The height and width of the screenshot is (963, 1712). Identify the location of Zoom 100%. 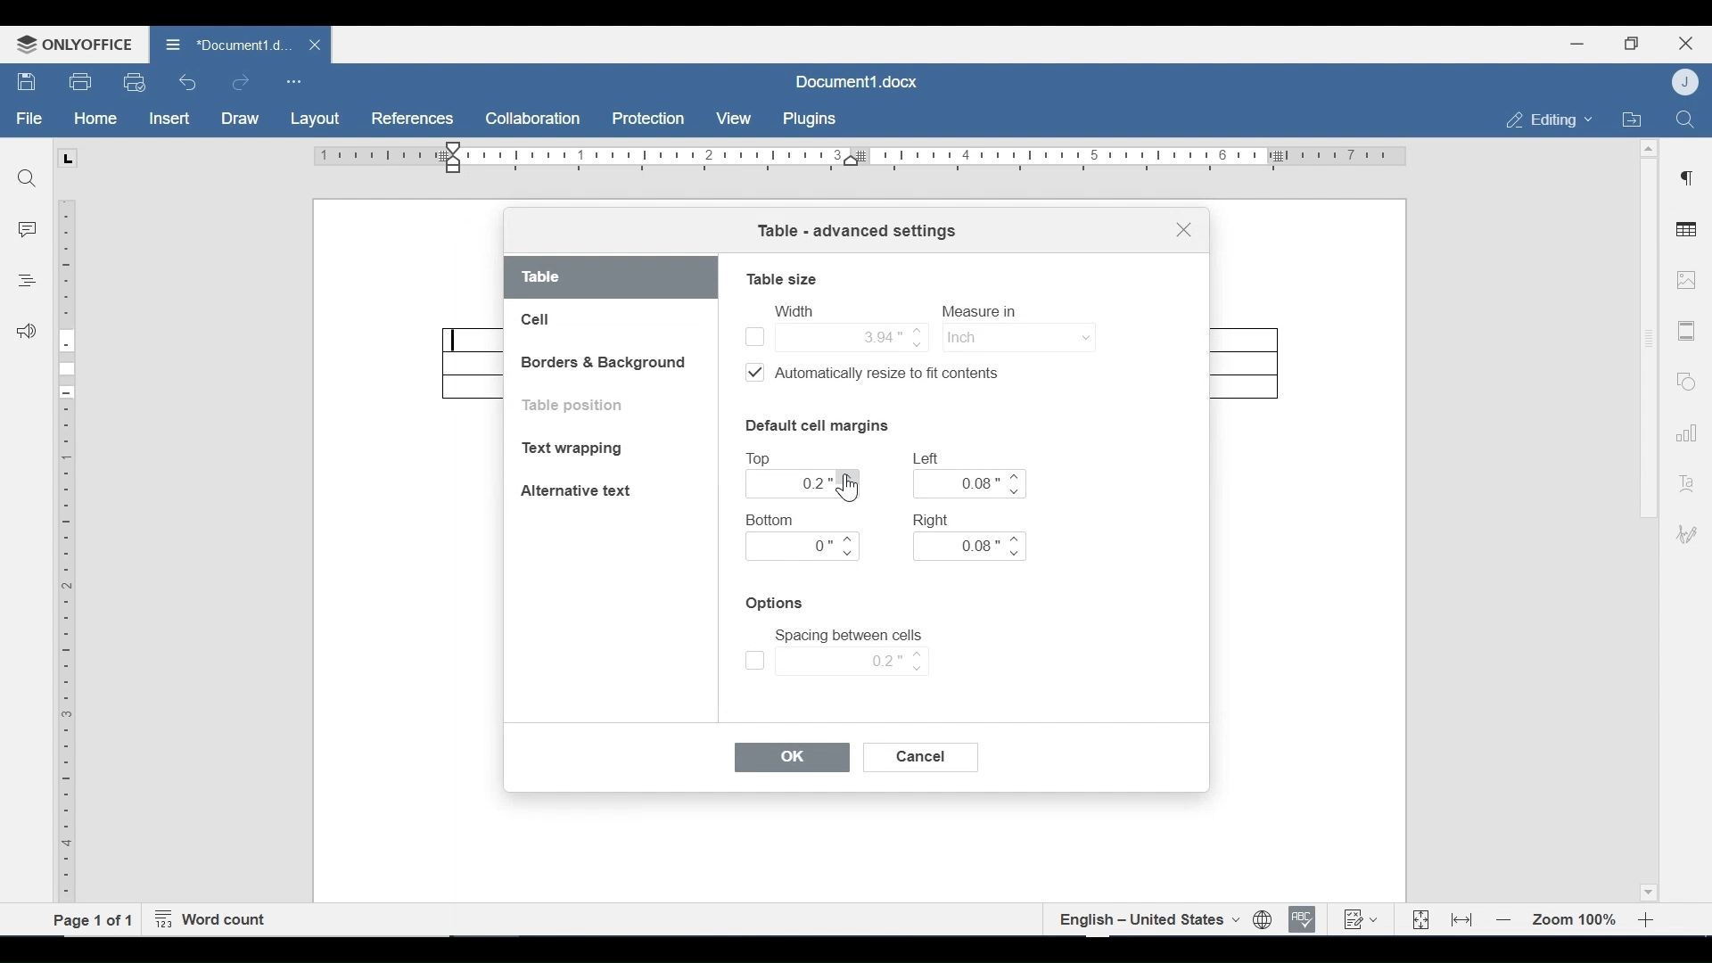
(1576, 920).